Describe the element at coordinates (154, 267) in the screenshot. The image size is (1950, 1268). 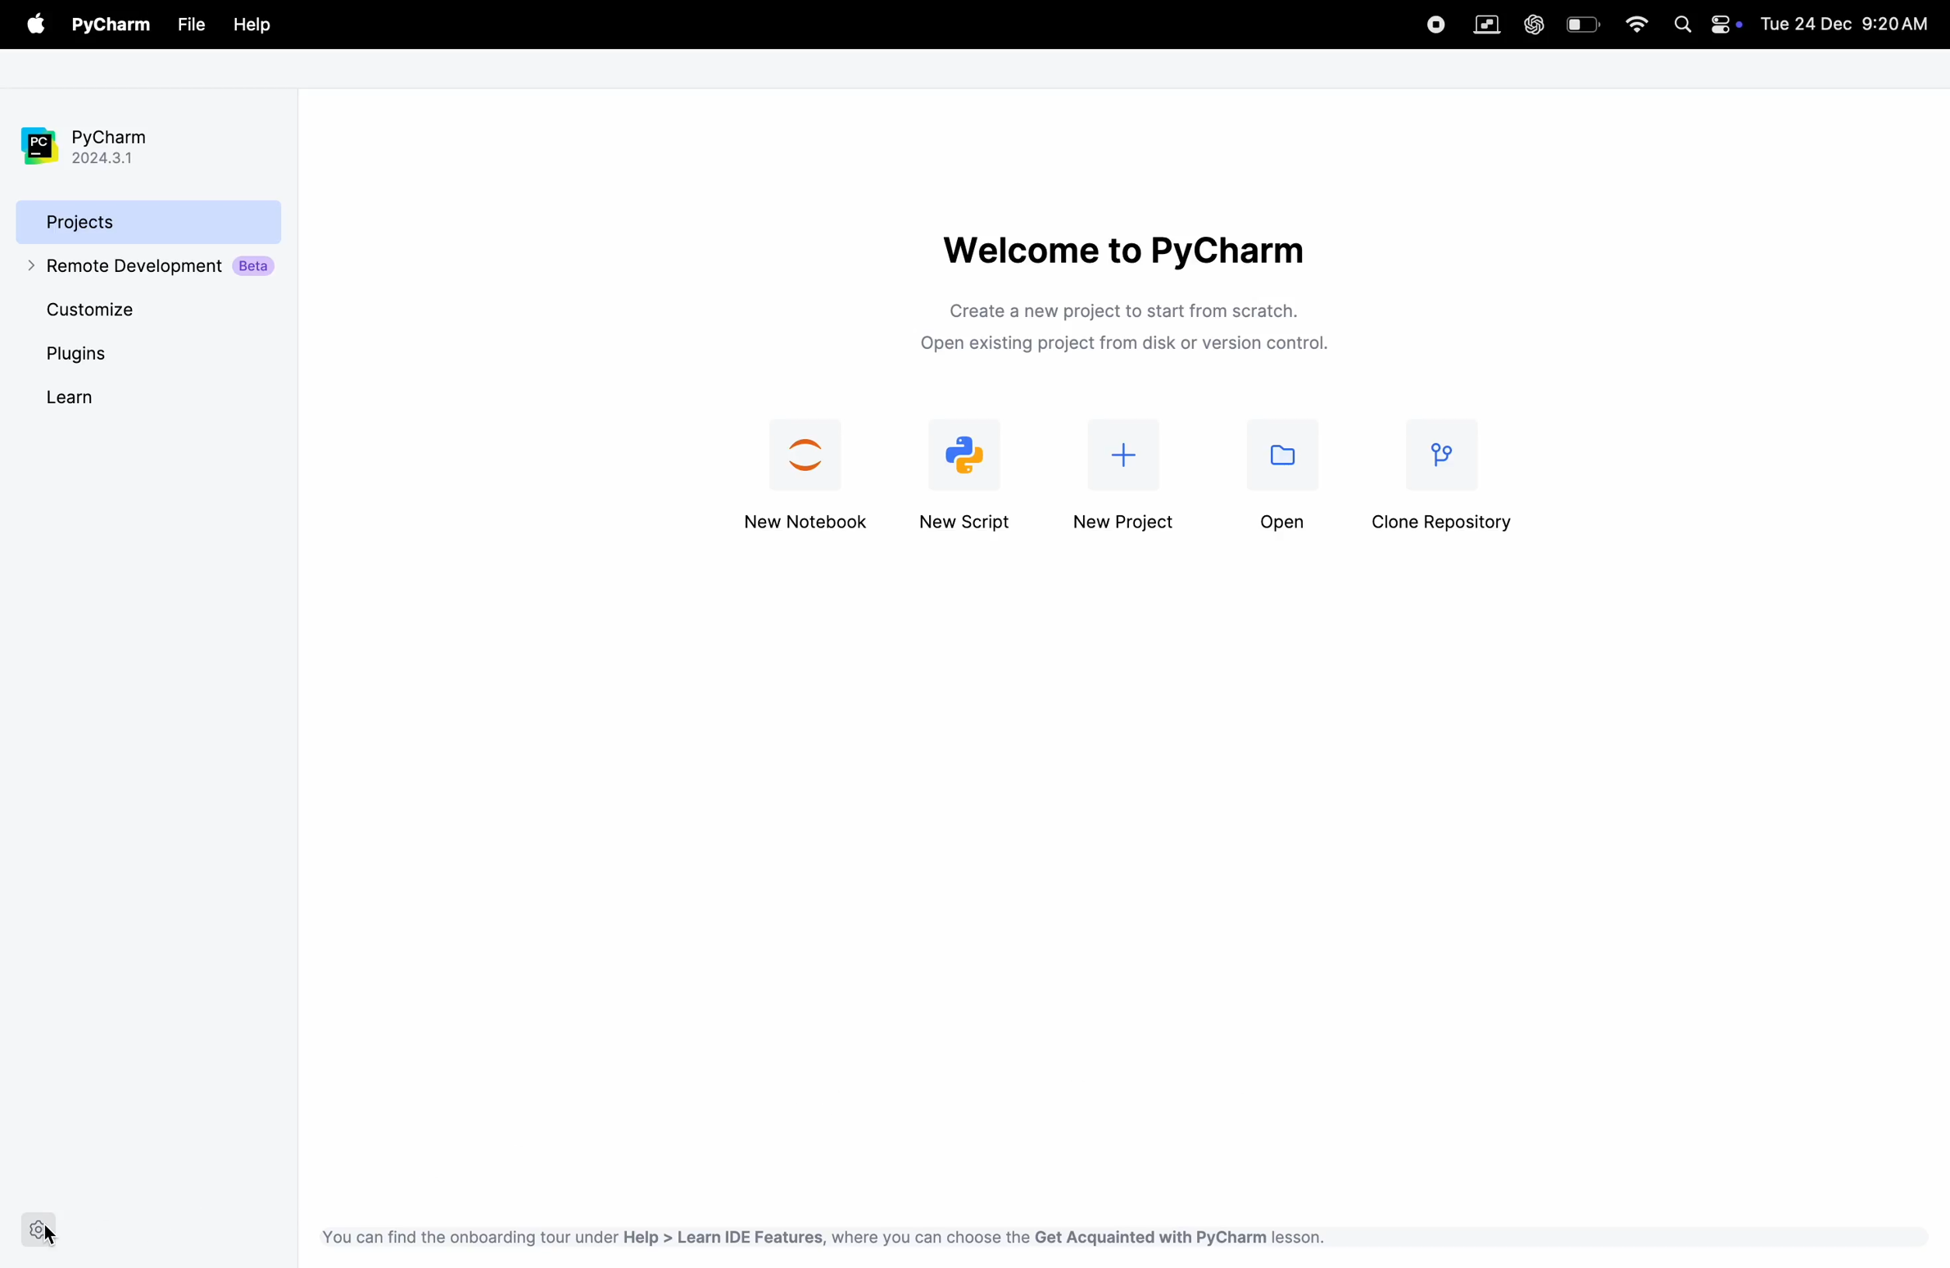
I see `remote developement` at that location.